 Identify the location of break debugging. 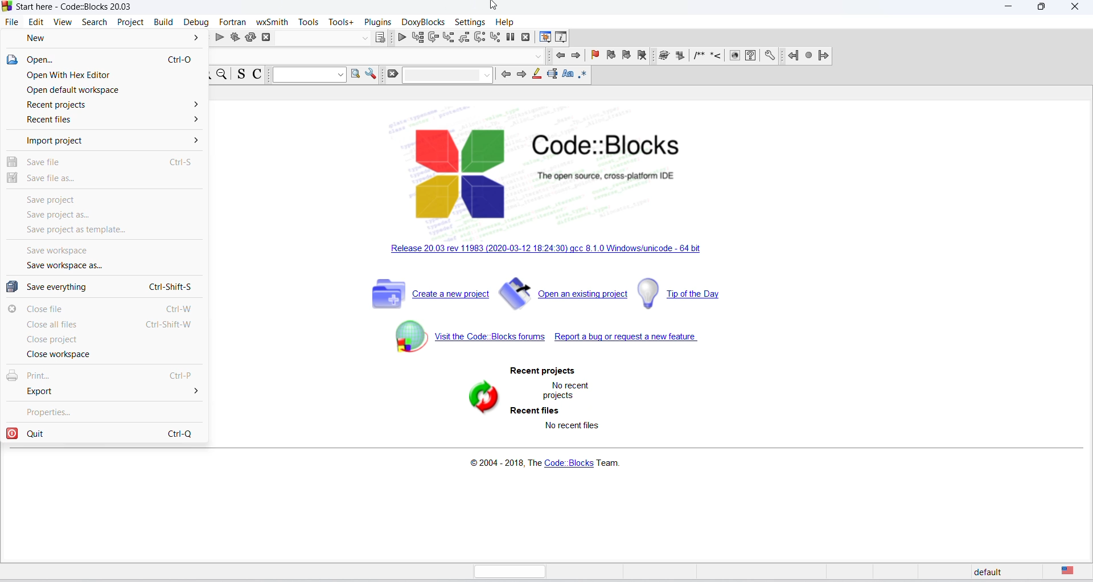
(511, 38).